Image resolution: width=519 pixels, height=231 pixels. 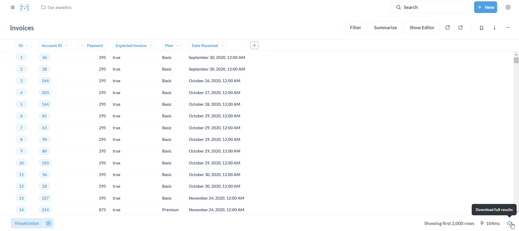 I want to click on 314, so click(x=45, y=209).